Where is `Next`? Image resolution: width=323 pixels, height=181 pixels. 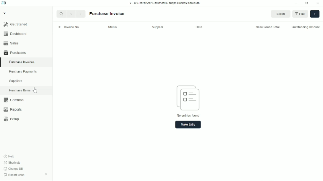
Next is located at coordinates (81, 14).